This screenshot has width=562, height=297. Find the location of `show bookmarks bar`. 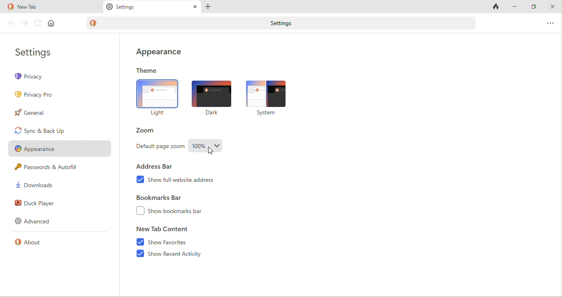

show bookmarks bar is located at coordinates (180, 211).